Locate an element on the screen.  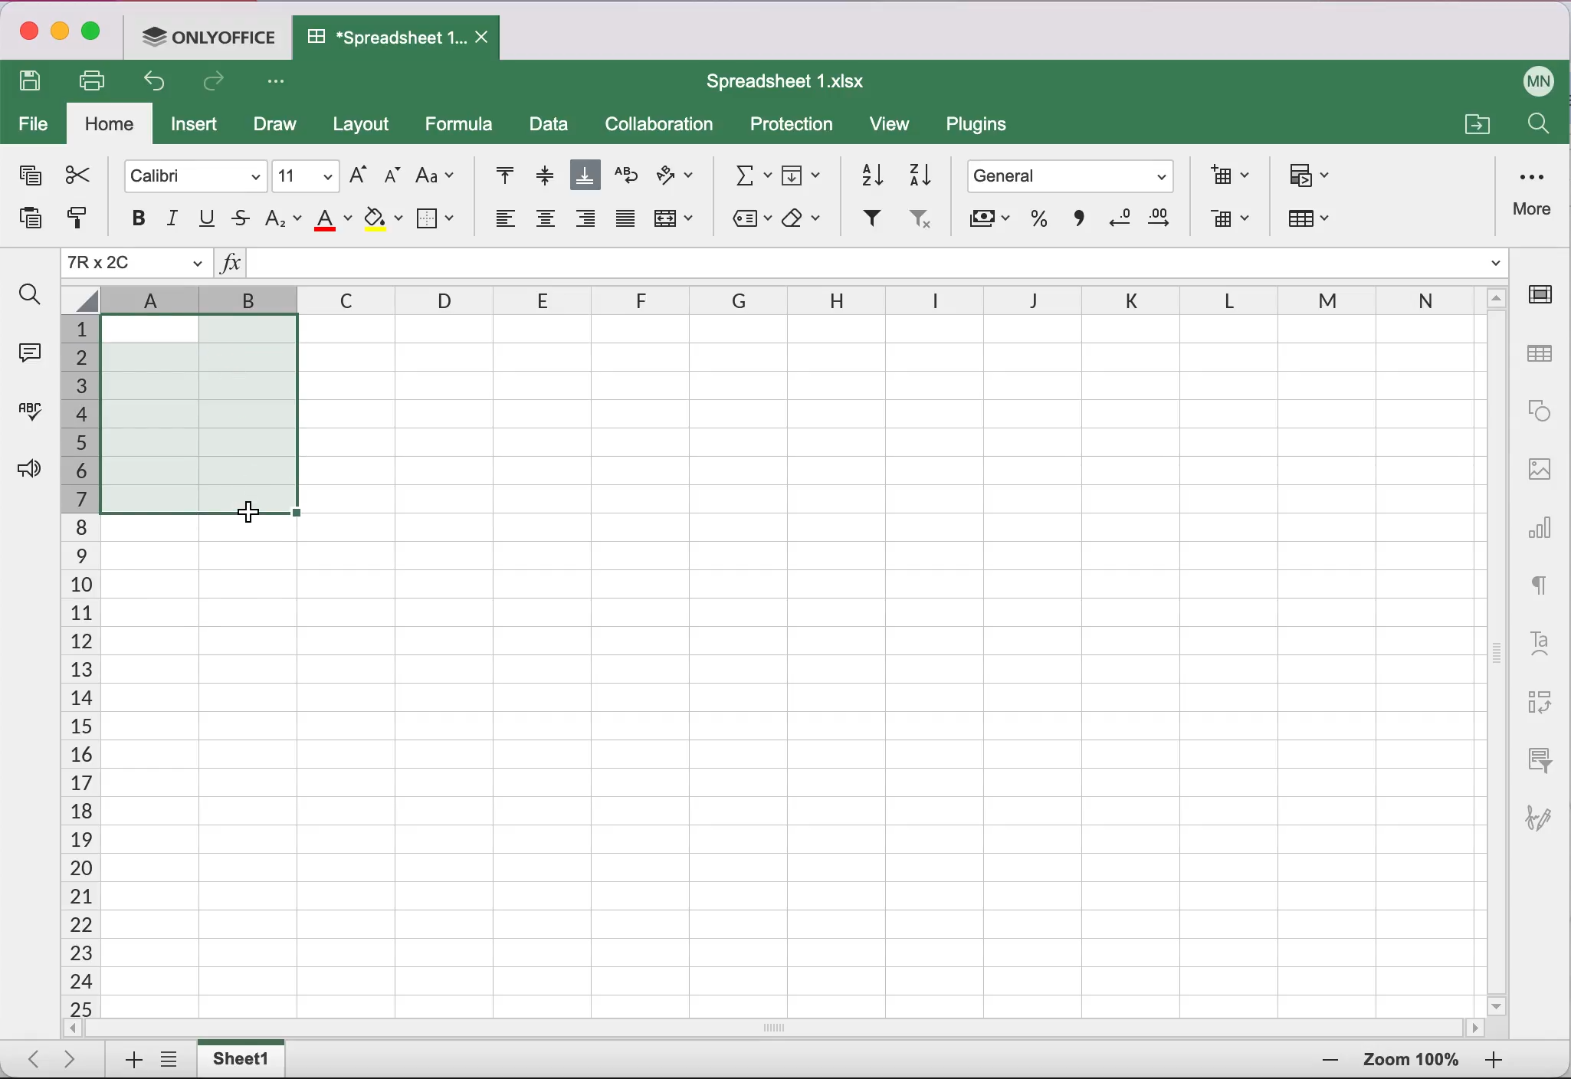
insert cells is located at coordinates (1225, 175).